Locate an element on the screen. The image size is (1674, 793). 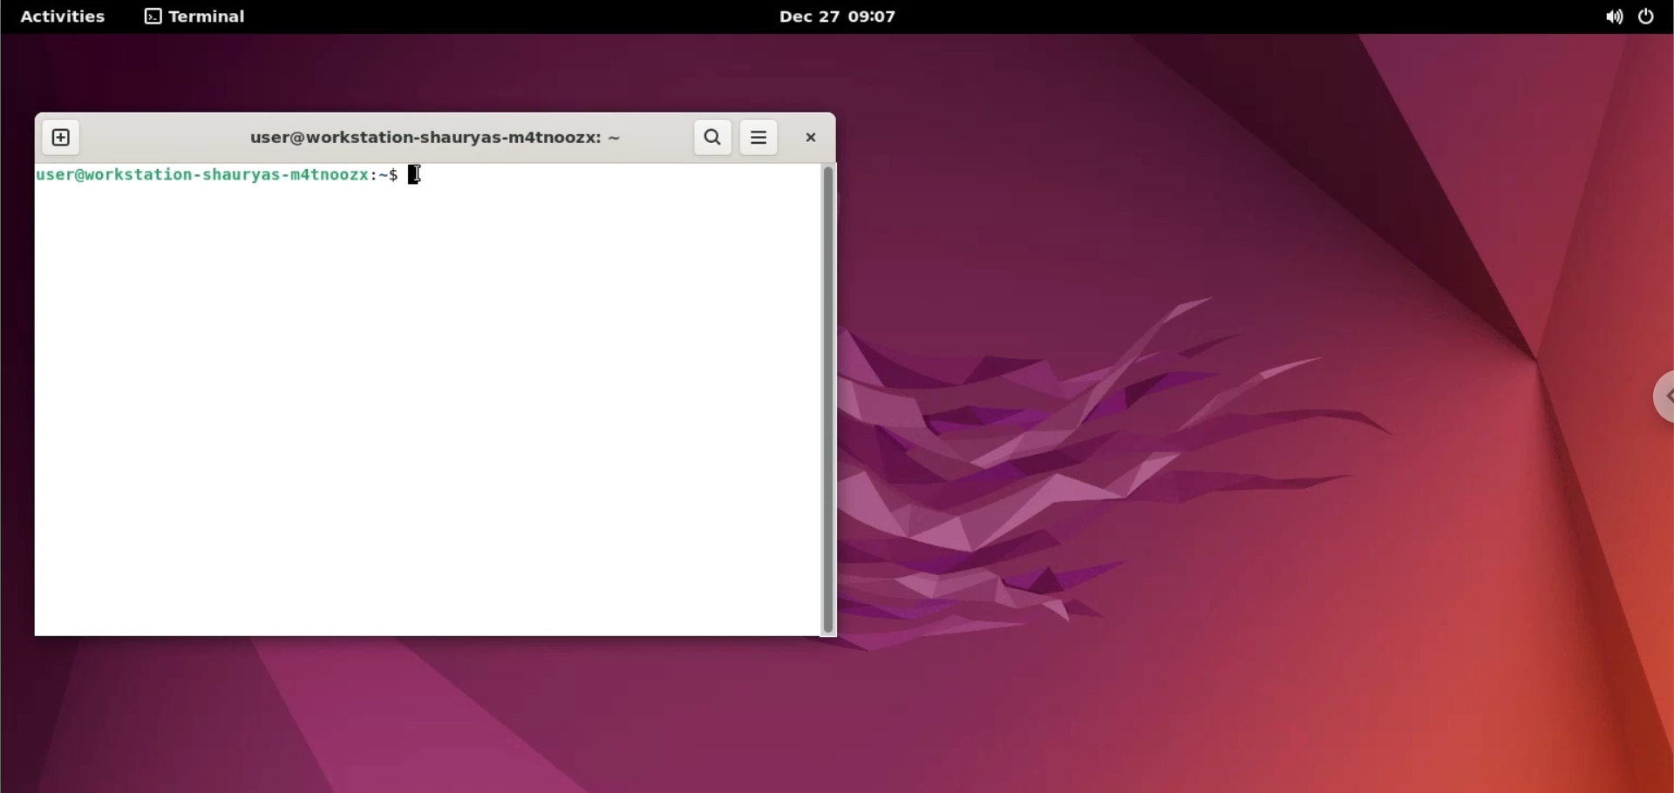
more options is located at coordinates (759, 139).